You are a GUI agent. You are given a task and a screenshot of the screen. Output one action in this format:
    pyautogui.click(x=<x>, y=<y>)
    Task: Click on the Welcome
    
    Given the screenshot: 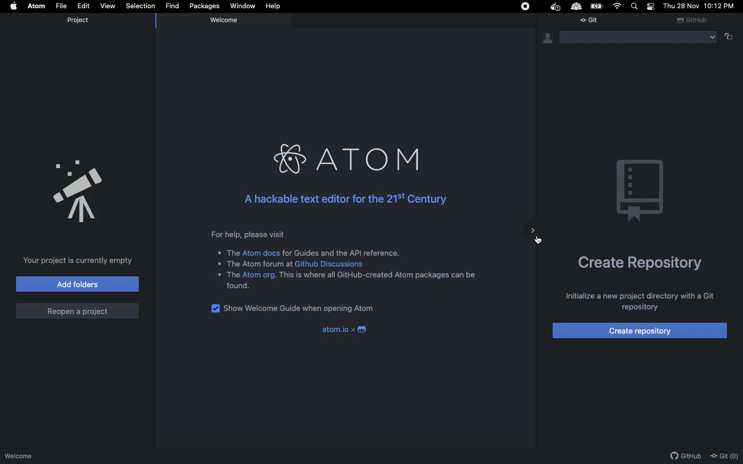 What is the action you would take?
    pyautogui.click(x=229, y=23)
    